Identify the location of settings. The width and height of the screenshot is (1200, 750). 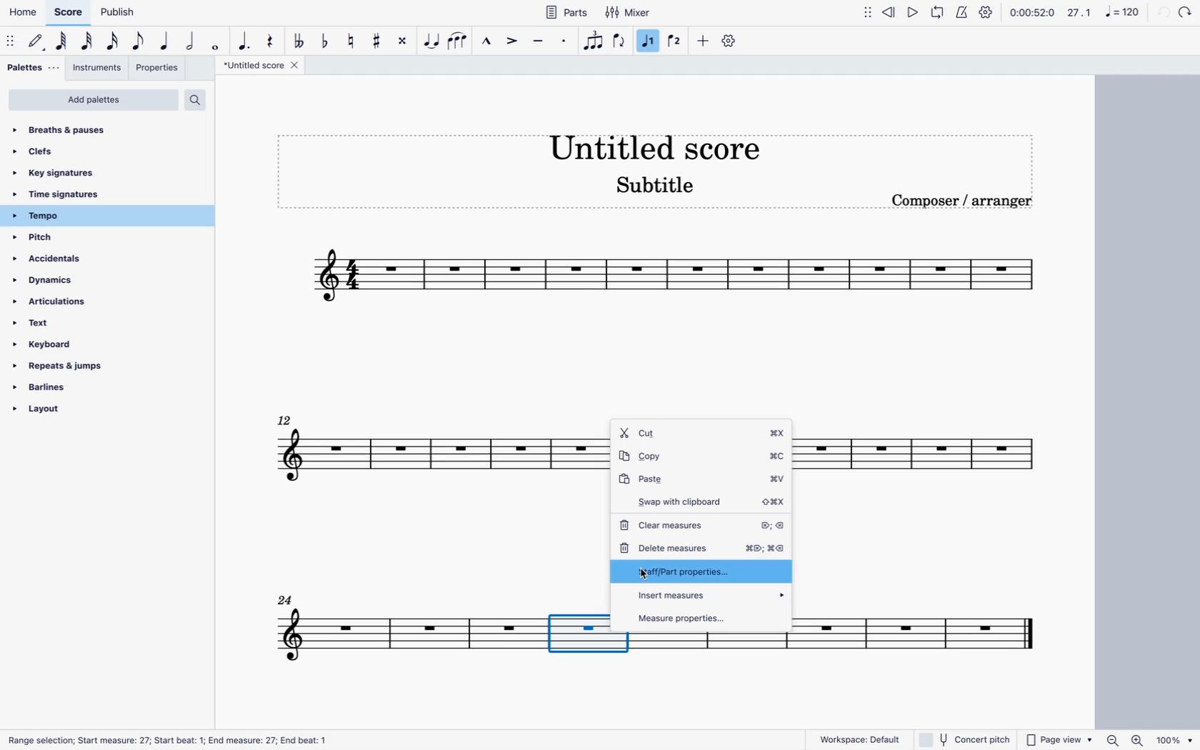
(987, 14).